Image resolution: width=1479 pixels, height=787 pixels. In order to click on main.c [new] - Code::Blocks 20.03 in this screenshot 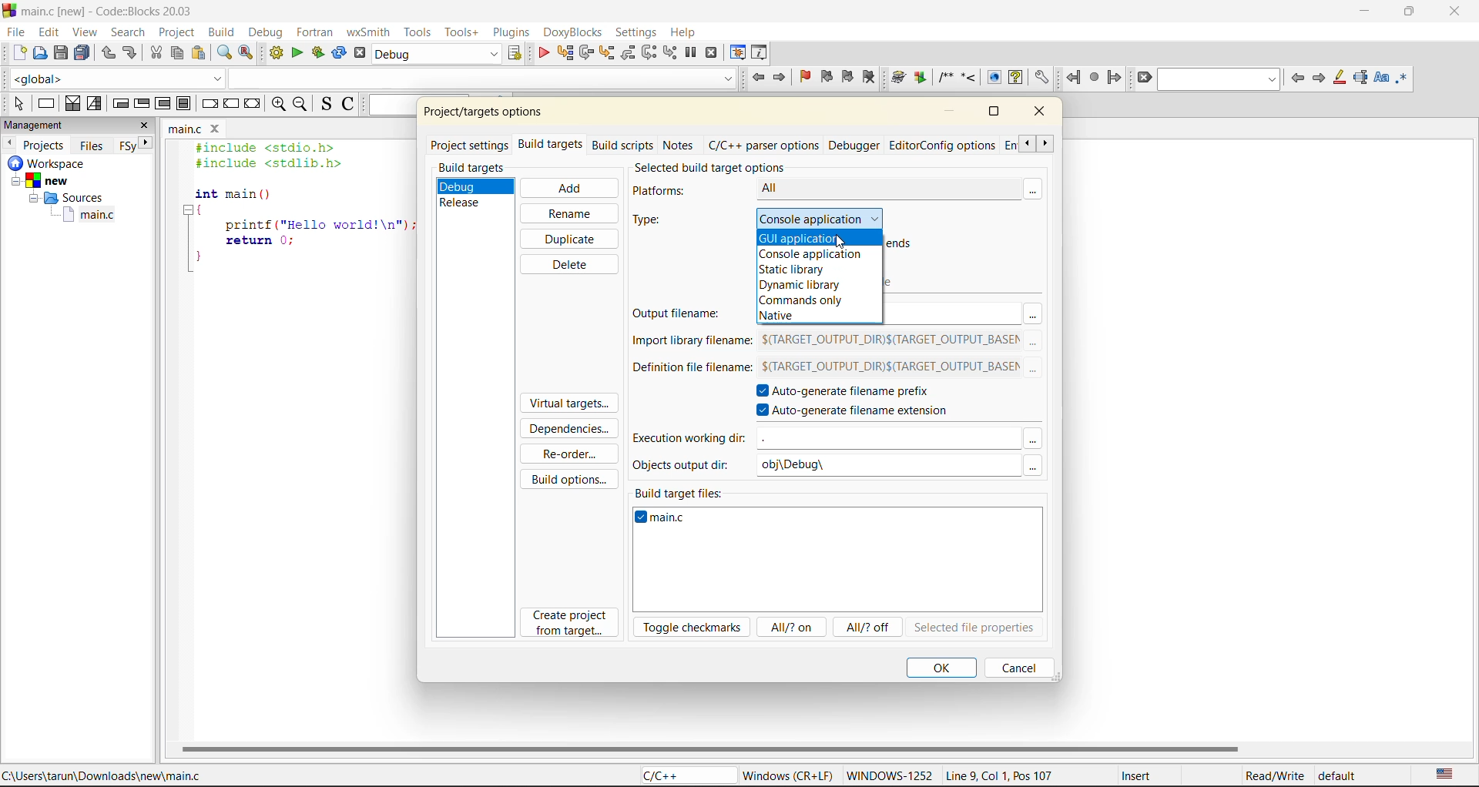, I will do `click(111, 10)`.